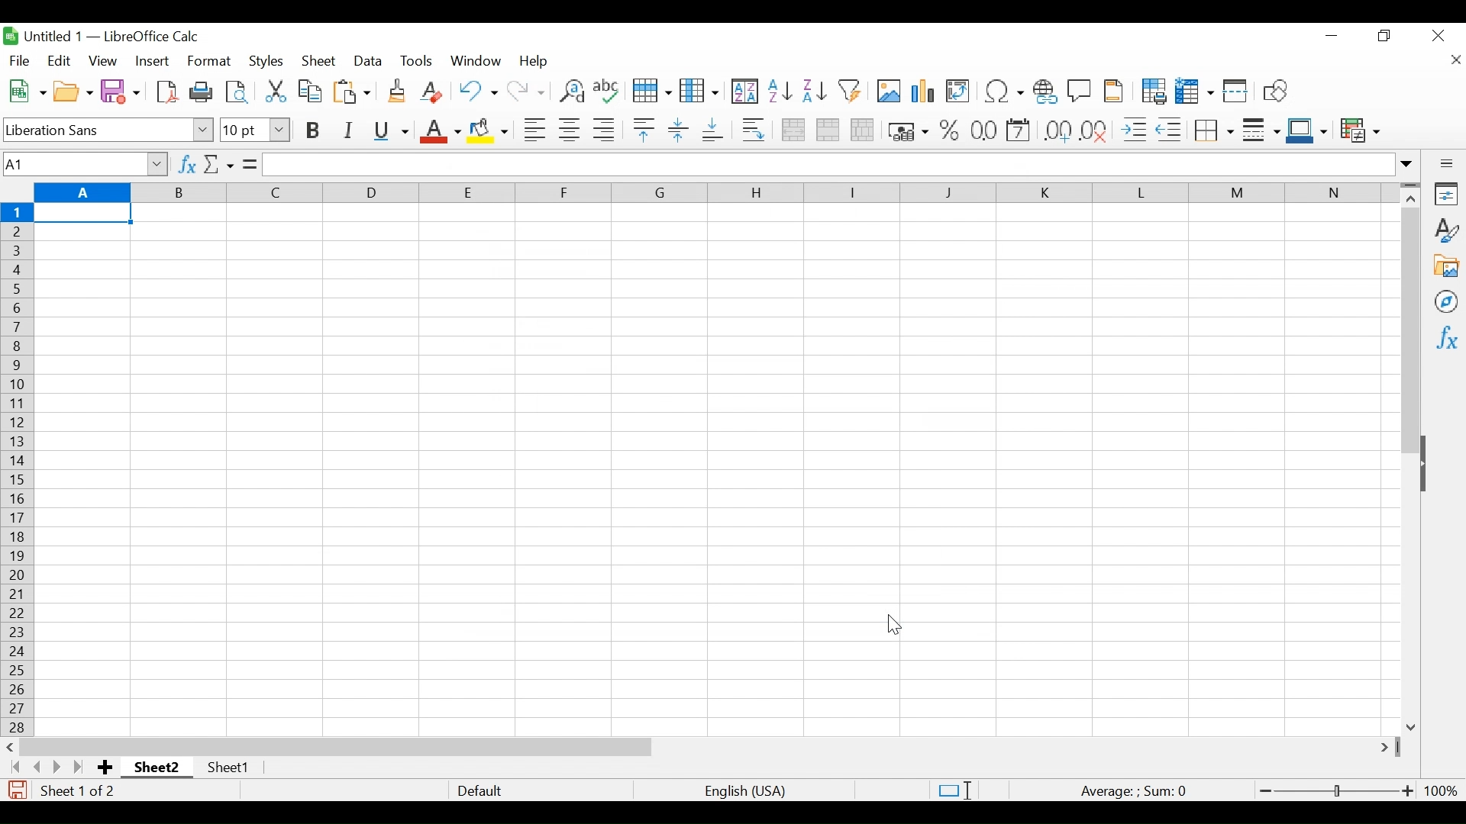  I want to click on Align Center, so click(570, 130).